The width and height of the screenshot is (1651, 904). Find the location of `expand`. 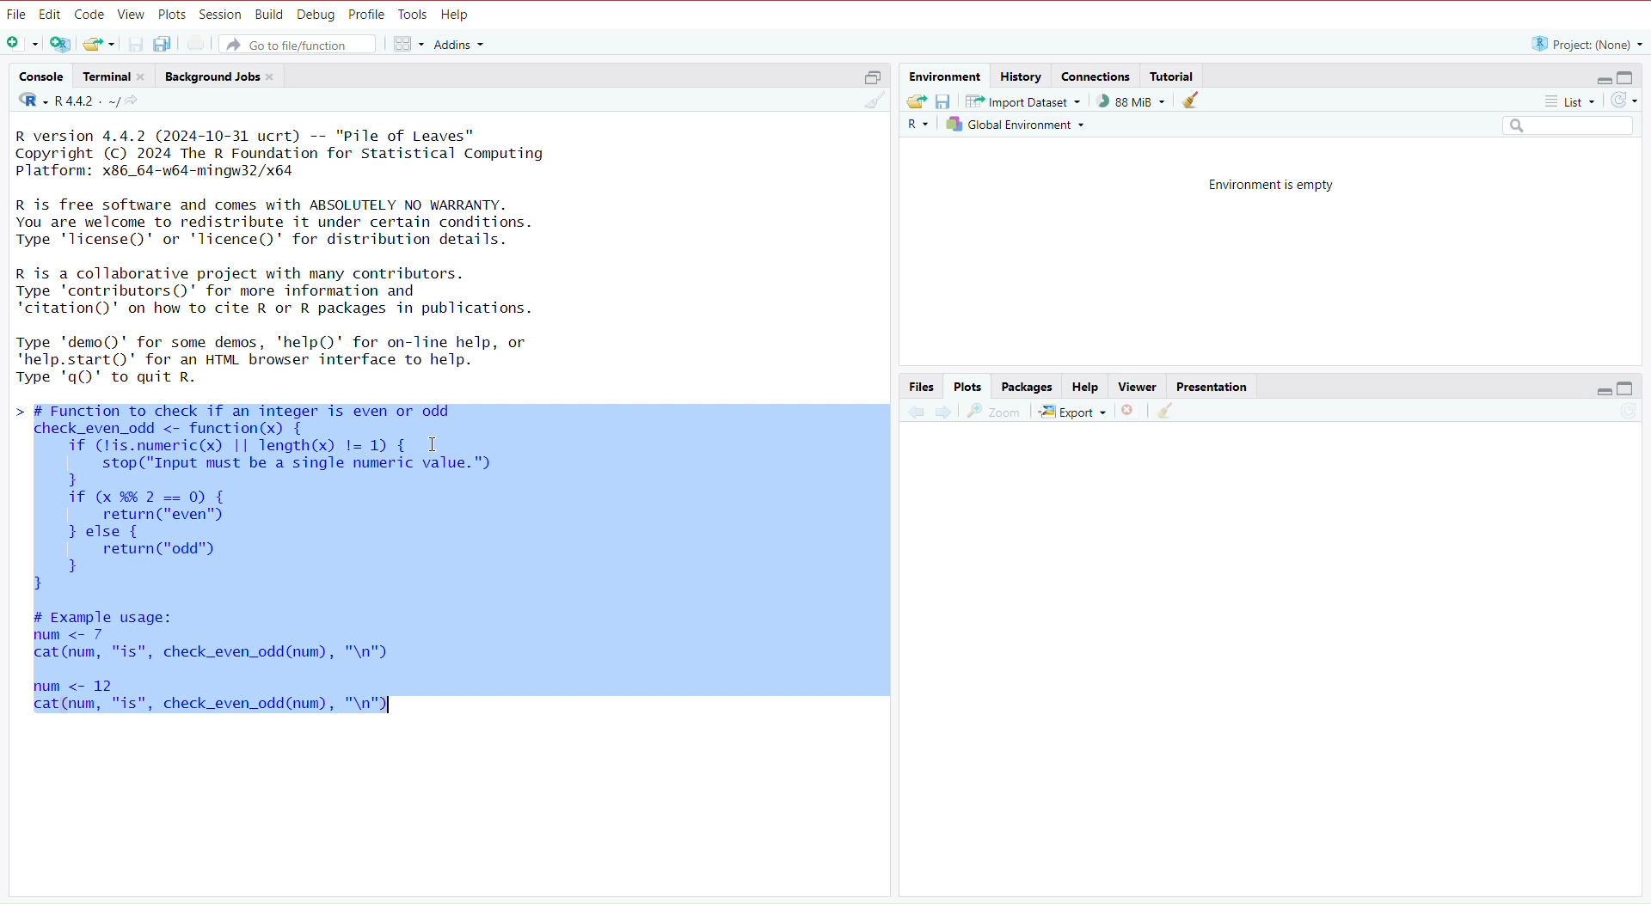

expand is located at coordinates (1601, 390).